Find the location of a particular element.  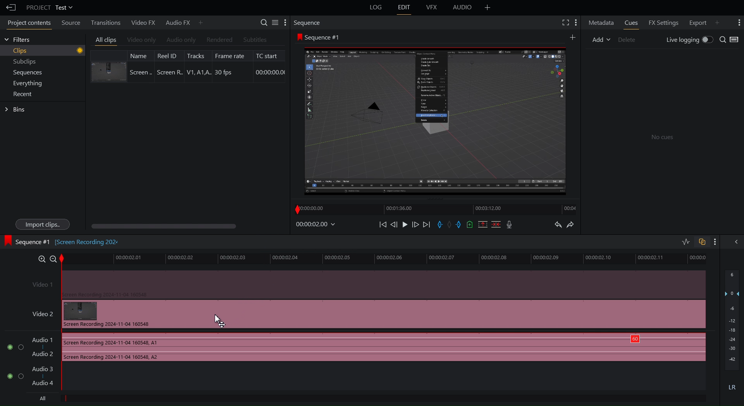

Toggles is located at coordinates (694, 243).